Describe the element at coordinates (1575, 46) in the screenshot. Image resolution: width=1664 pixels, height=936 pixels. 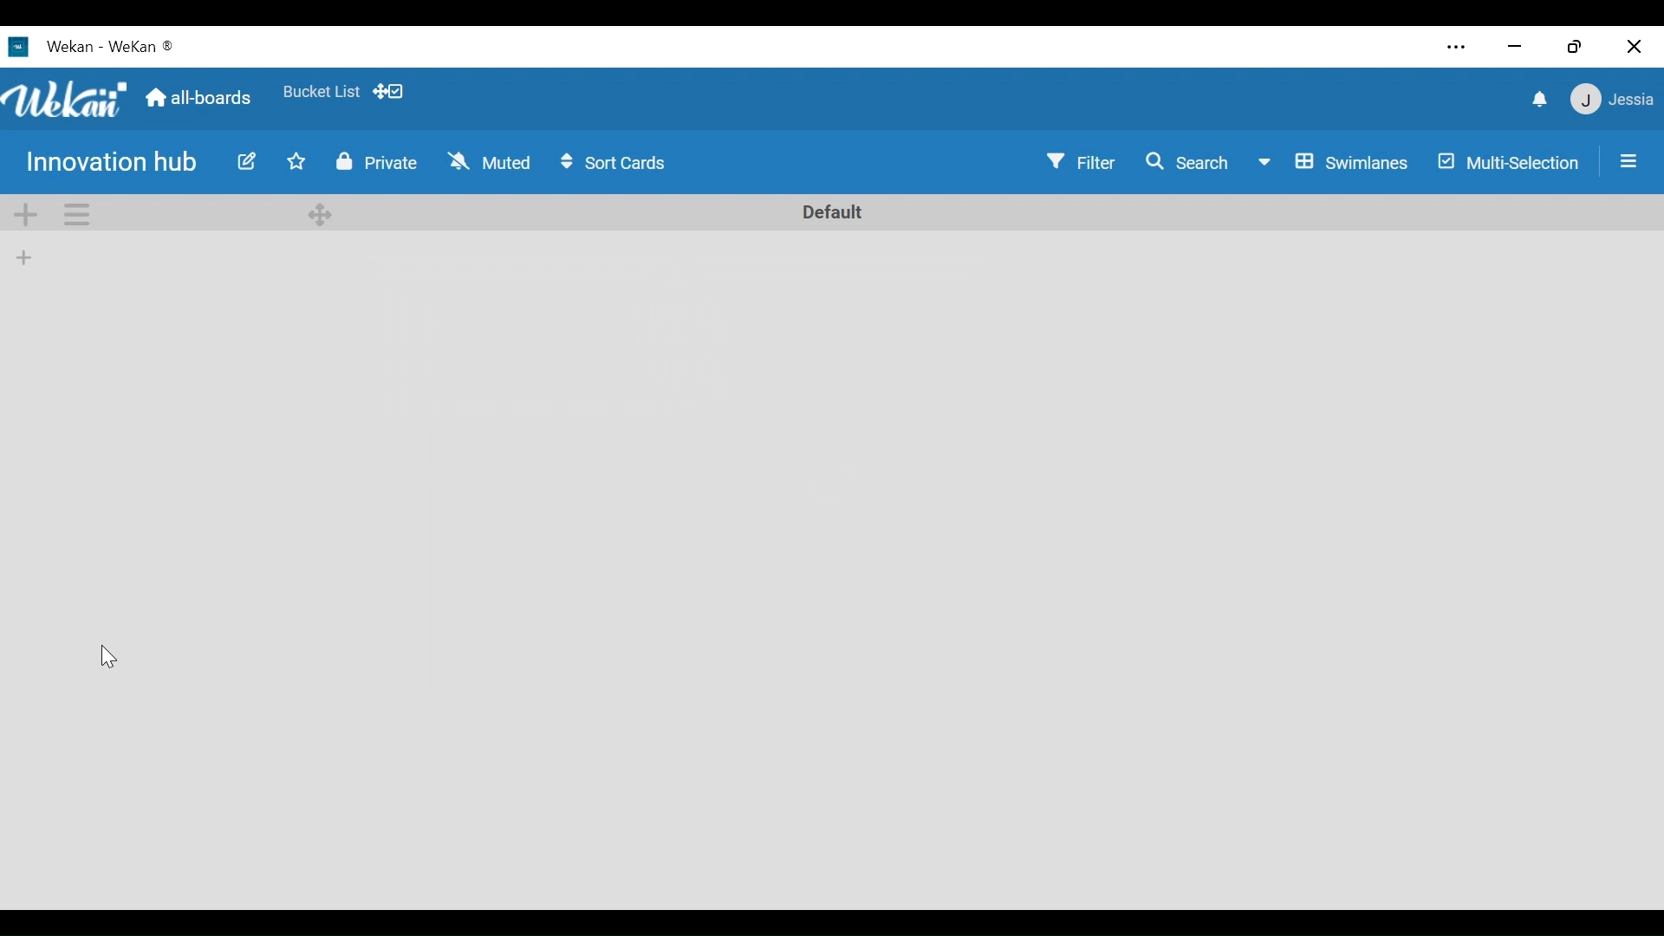
I see `Restore` at that location.